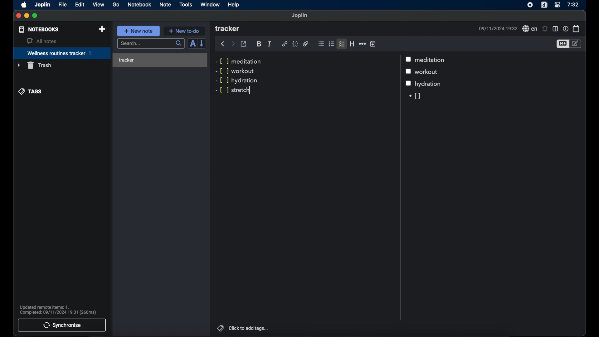  Describe the element at coordinates (222, 44) in the screenshot. I see `back` at that location.